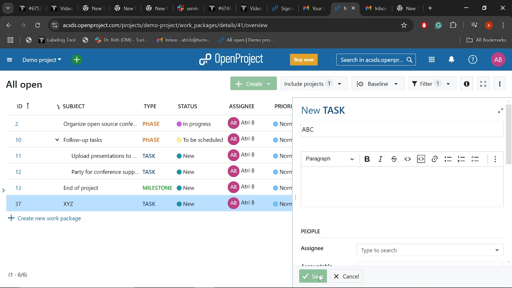  What do you see at coordinates (503, 26) in the screenshot?
I see `Customize and control chrome` at bounding box center [503, 26].